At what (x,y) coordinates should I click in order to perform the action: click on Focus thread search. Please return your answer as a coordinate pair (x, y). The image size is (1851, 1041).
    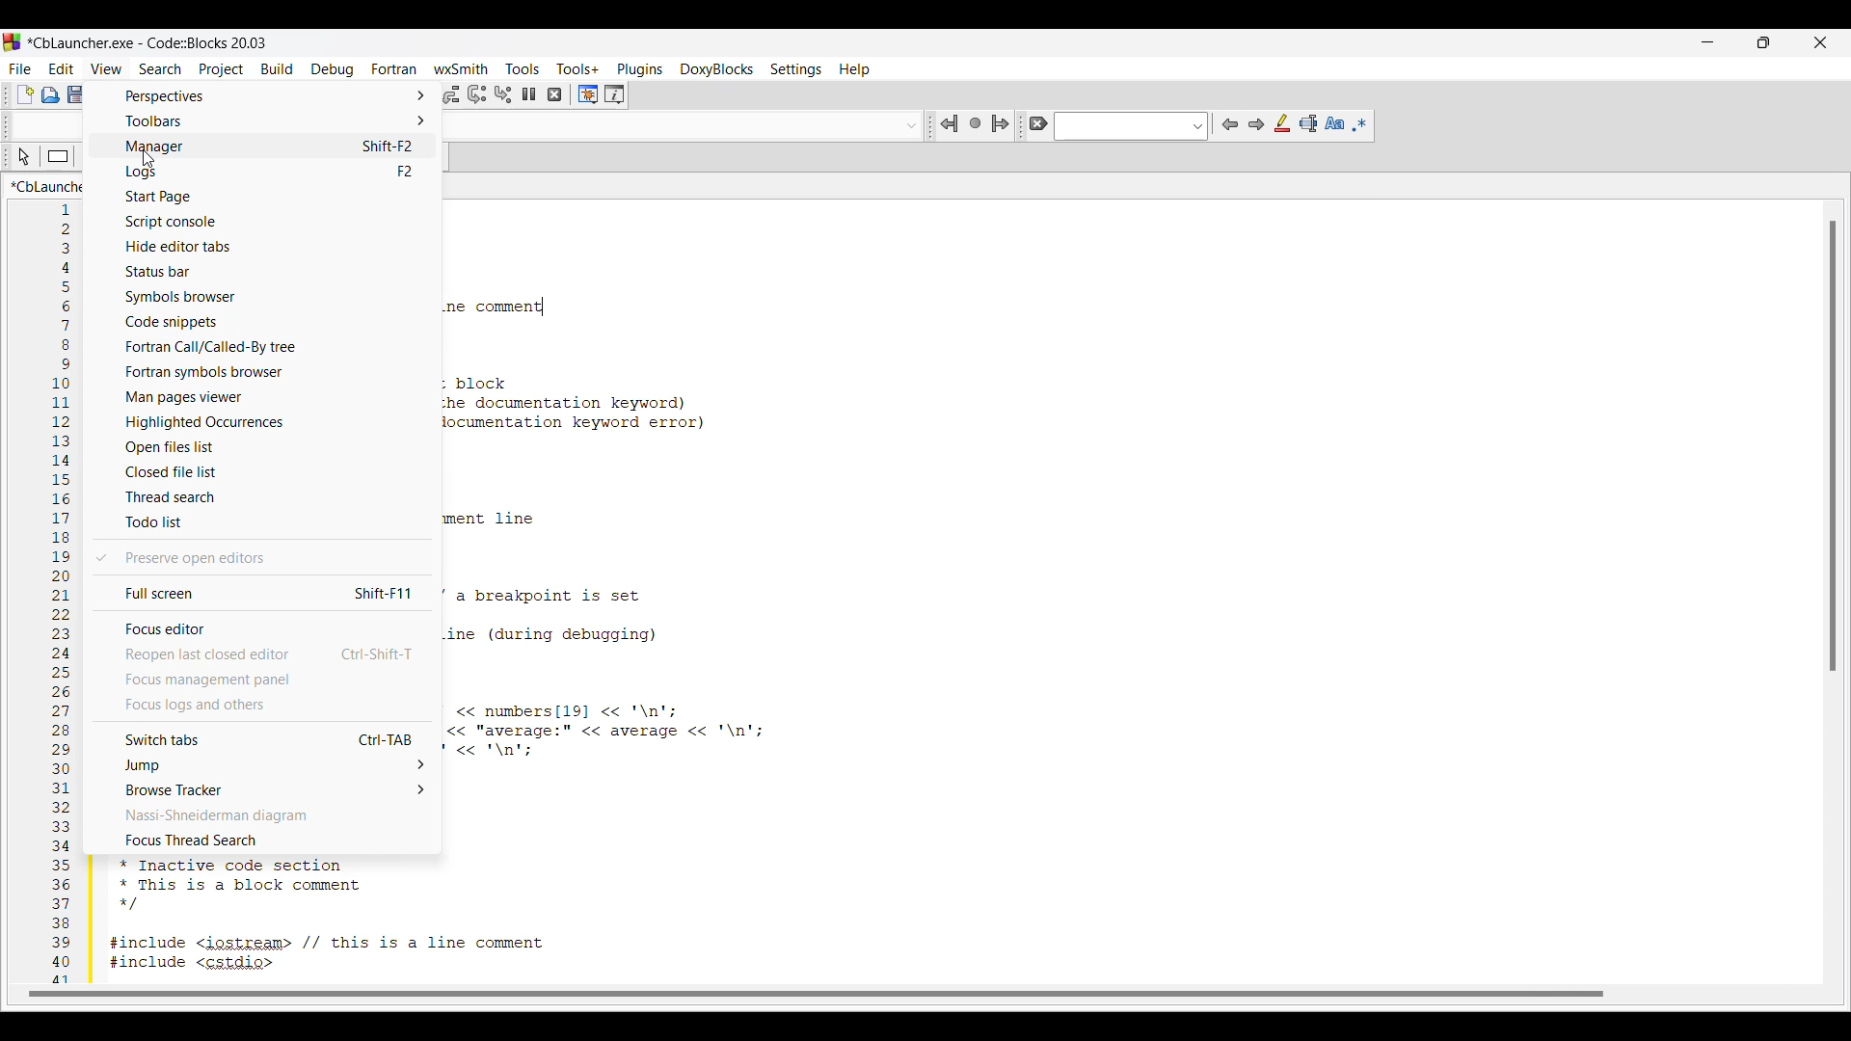
    Looking at the image, I should click on (261, 841).